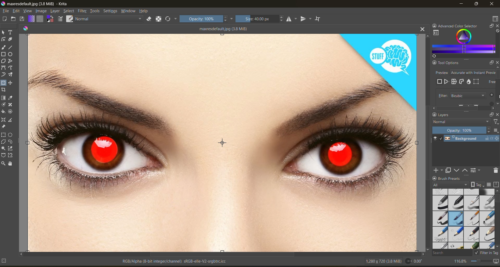  What do you see at coordinates (462, 81) in the screenshot?
I see `cage` at bounding box center [462, 81].